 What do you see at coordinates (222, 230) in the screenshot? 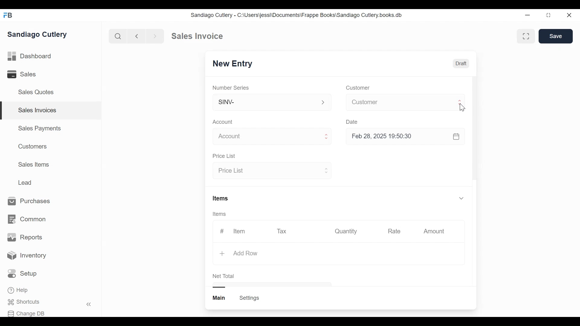
I see `#` at bounding box center [222, 230].